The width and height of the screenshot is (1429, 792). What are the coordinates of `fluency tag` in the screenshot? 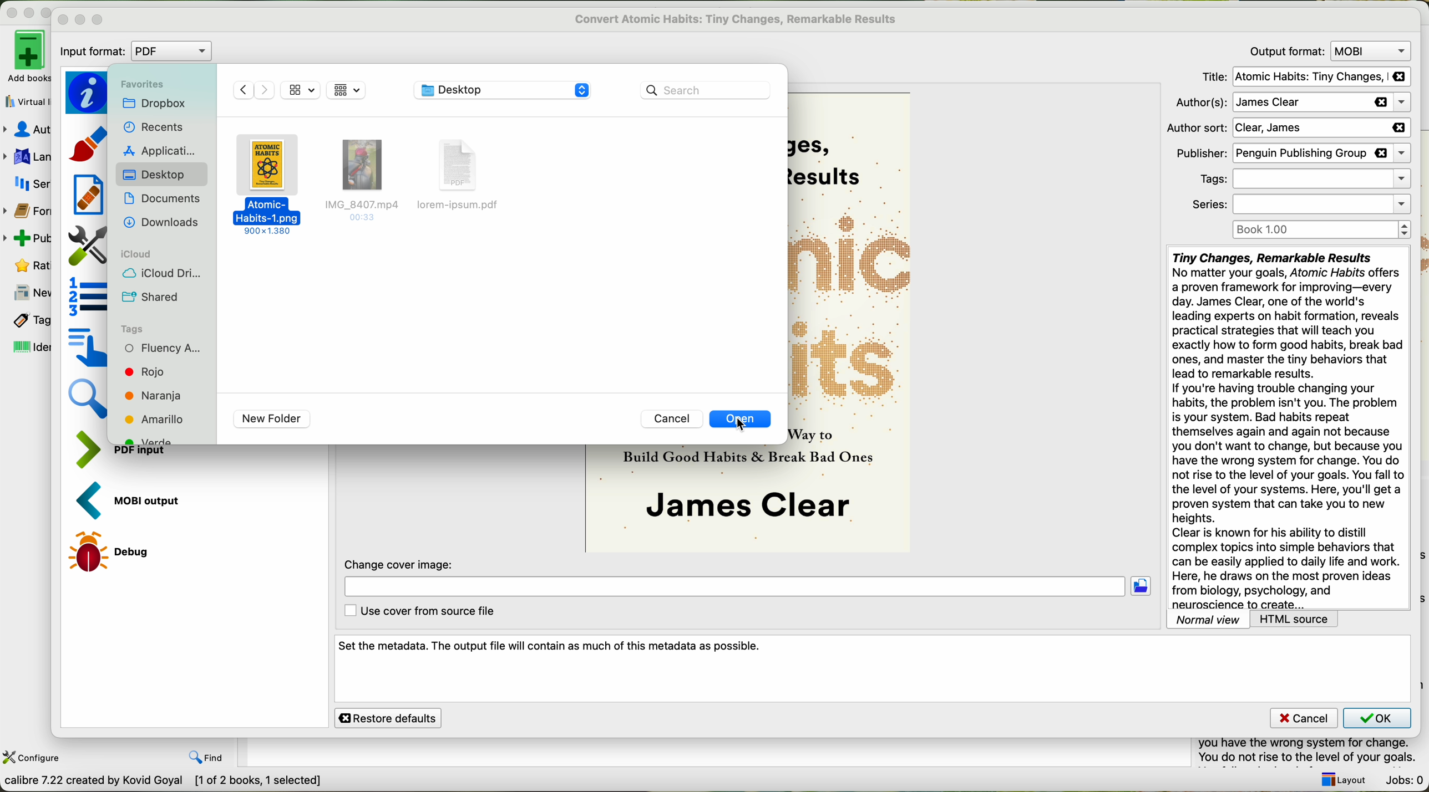 It's located at (163, 348).